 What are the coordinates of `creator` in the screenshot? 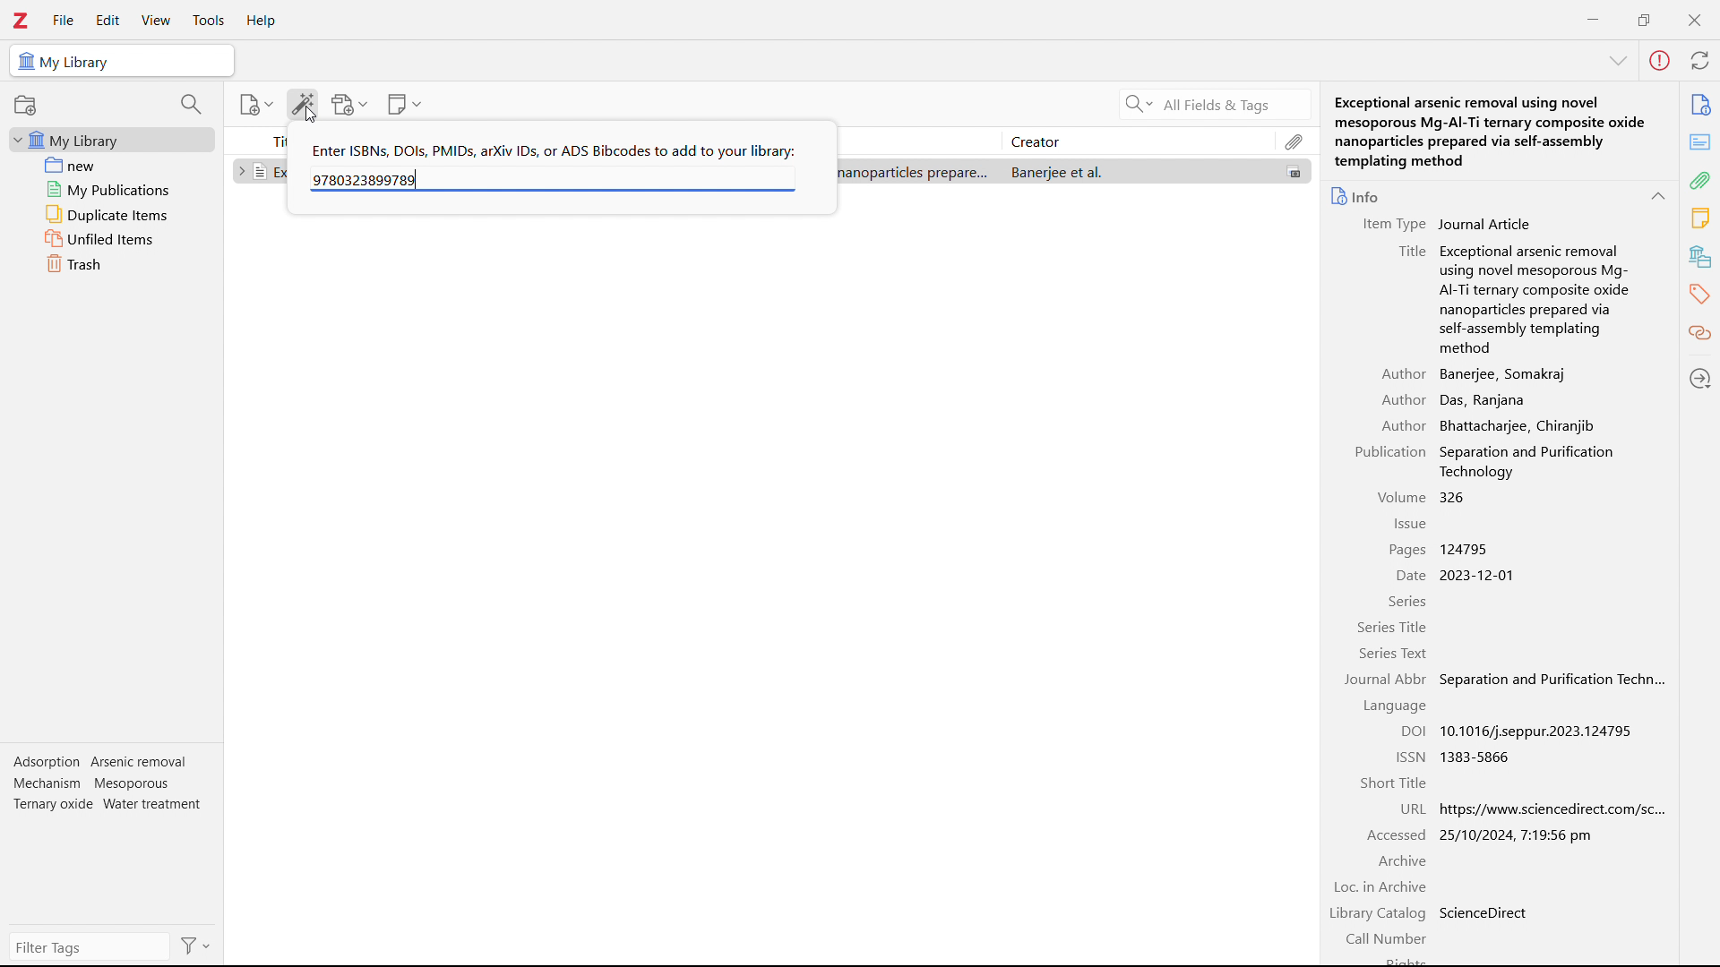 It's located at (1137, 141).